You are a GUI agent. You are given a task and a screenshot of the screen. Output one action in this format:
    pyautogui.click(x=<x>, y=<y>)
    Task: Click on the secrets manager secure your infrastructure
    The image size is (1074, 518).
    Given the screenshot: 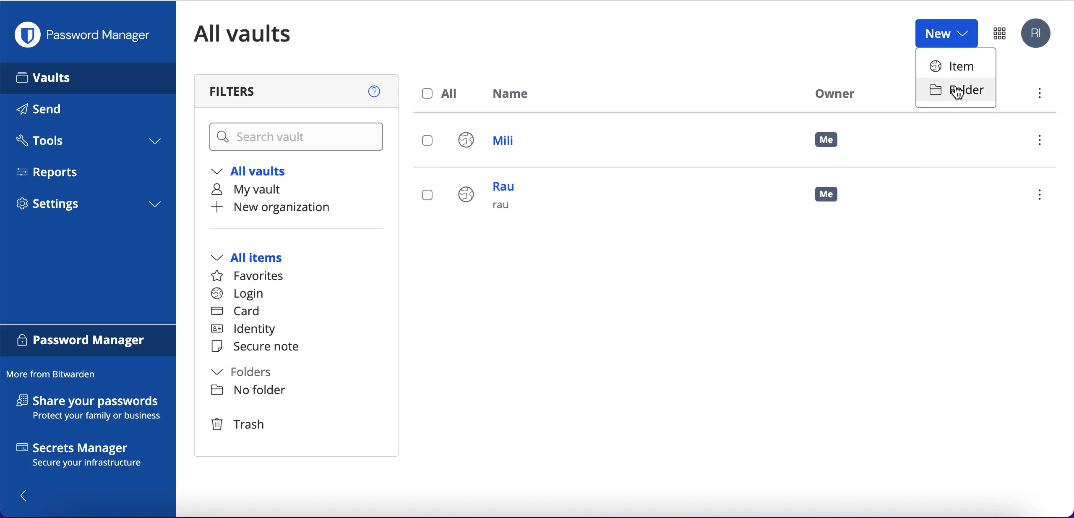 What is the action you would take?
    pyautogui.click(x=89, y=457)
    